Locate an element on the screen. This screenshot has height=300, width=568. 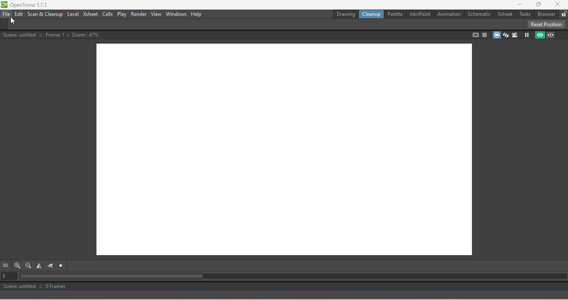
Render is located at coordinates (138, 15).